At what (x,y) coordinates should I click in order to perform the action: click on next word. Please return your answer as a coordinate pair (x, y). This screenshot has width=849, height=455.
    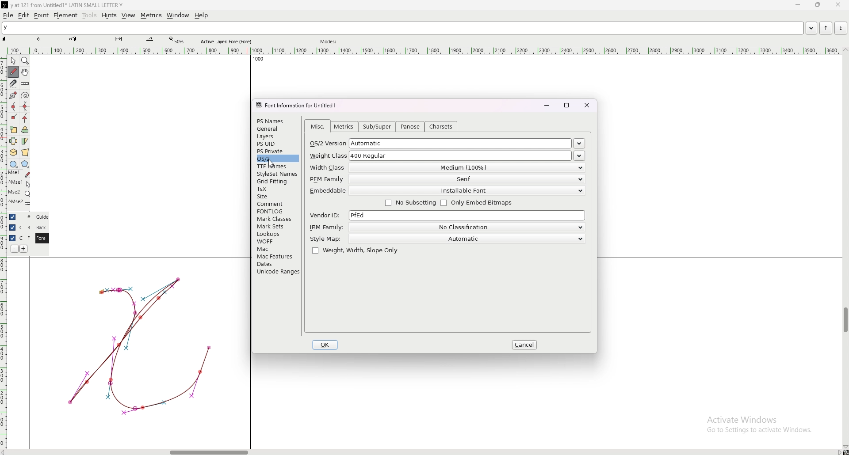
    Looking at the image, I should click on (839, 28).